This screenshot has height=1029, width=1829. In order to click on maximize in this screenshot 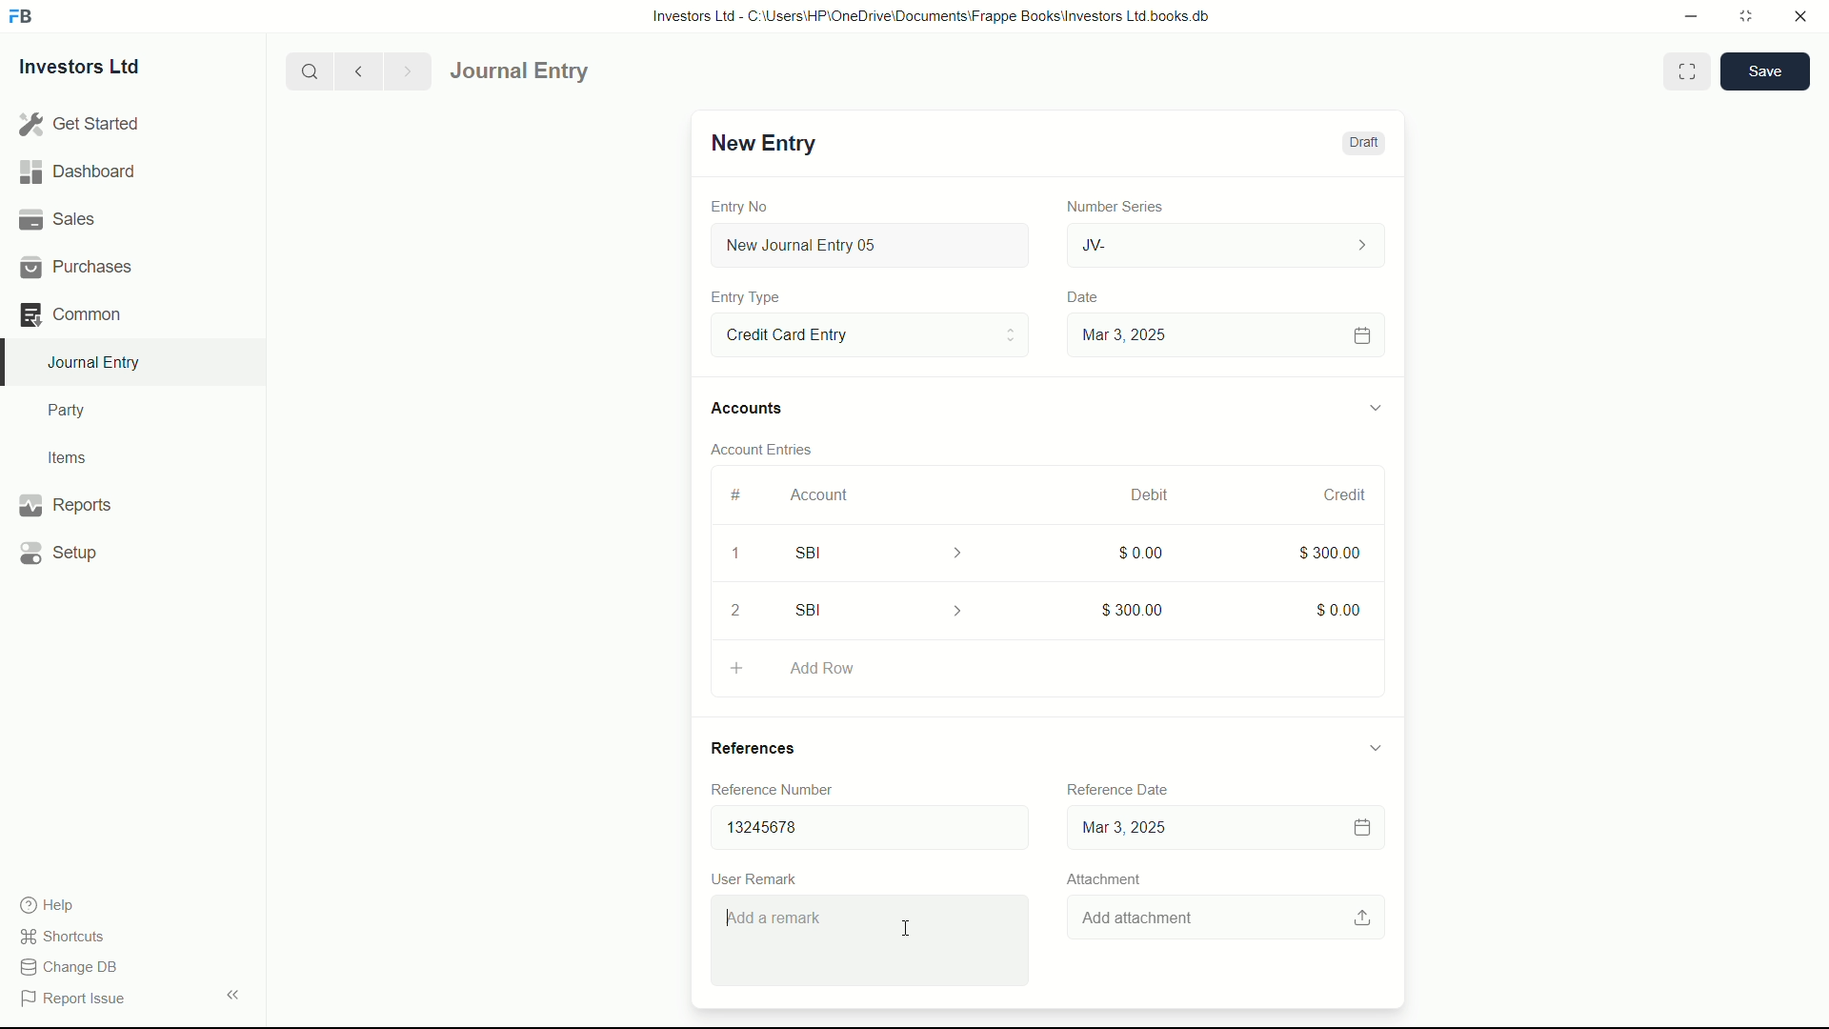, I will do `click(1745, 14)`.